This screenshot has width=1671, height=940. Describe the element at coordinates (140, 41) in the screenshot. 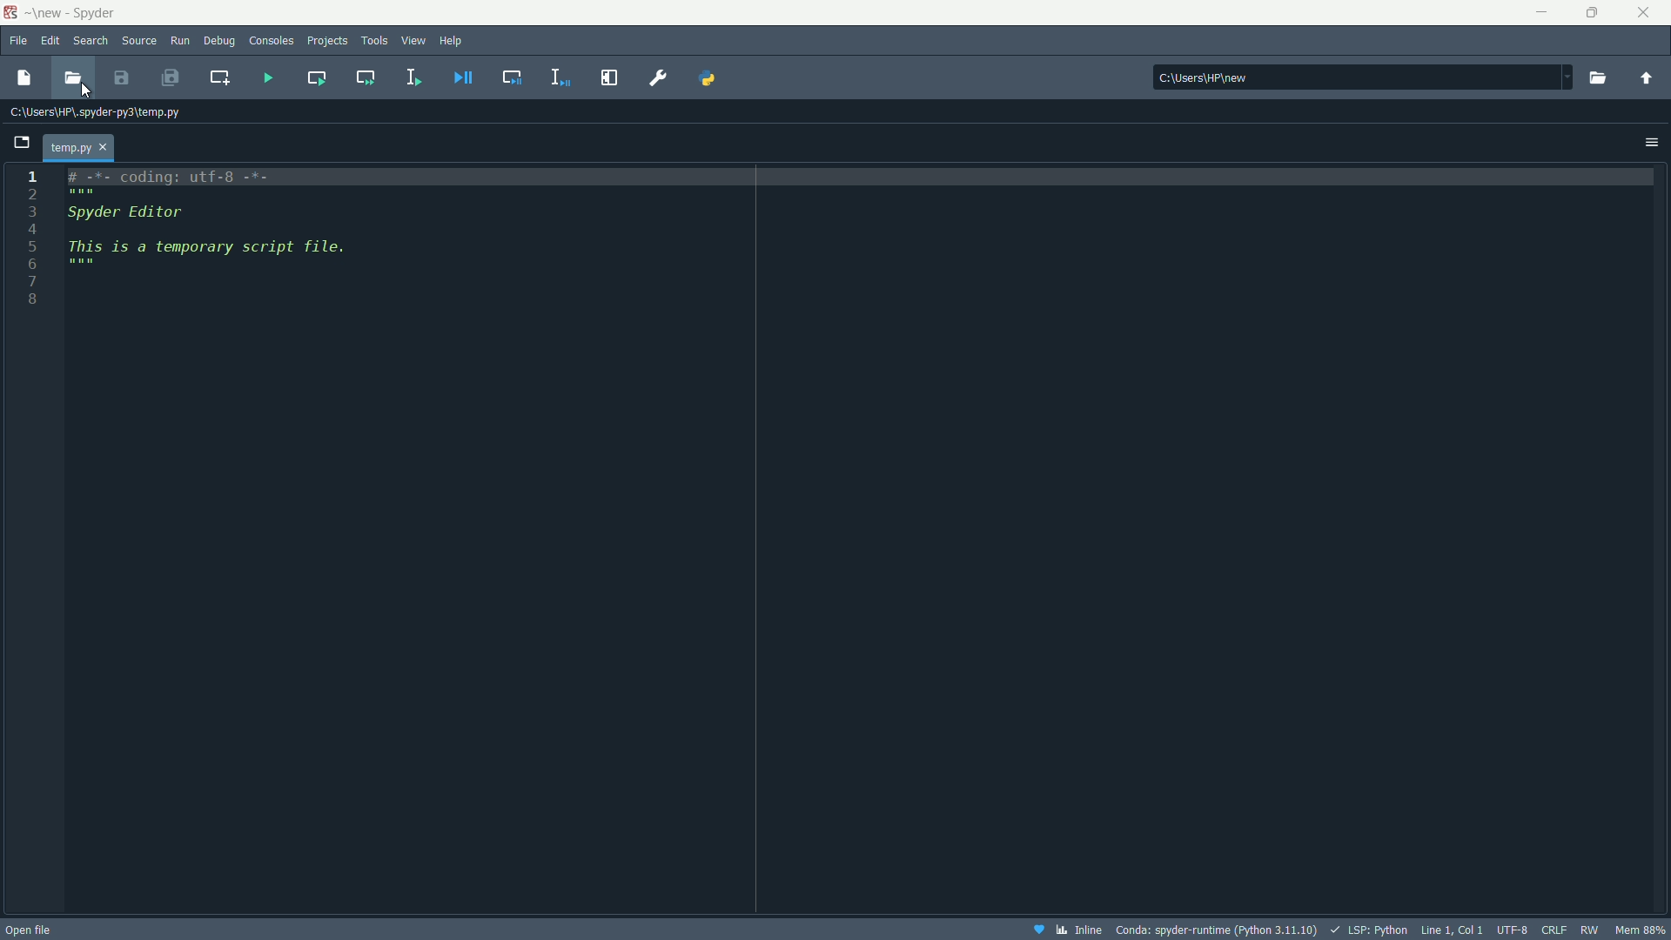

I see `Source menu` at that location.